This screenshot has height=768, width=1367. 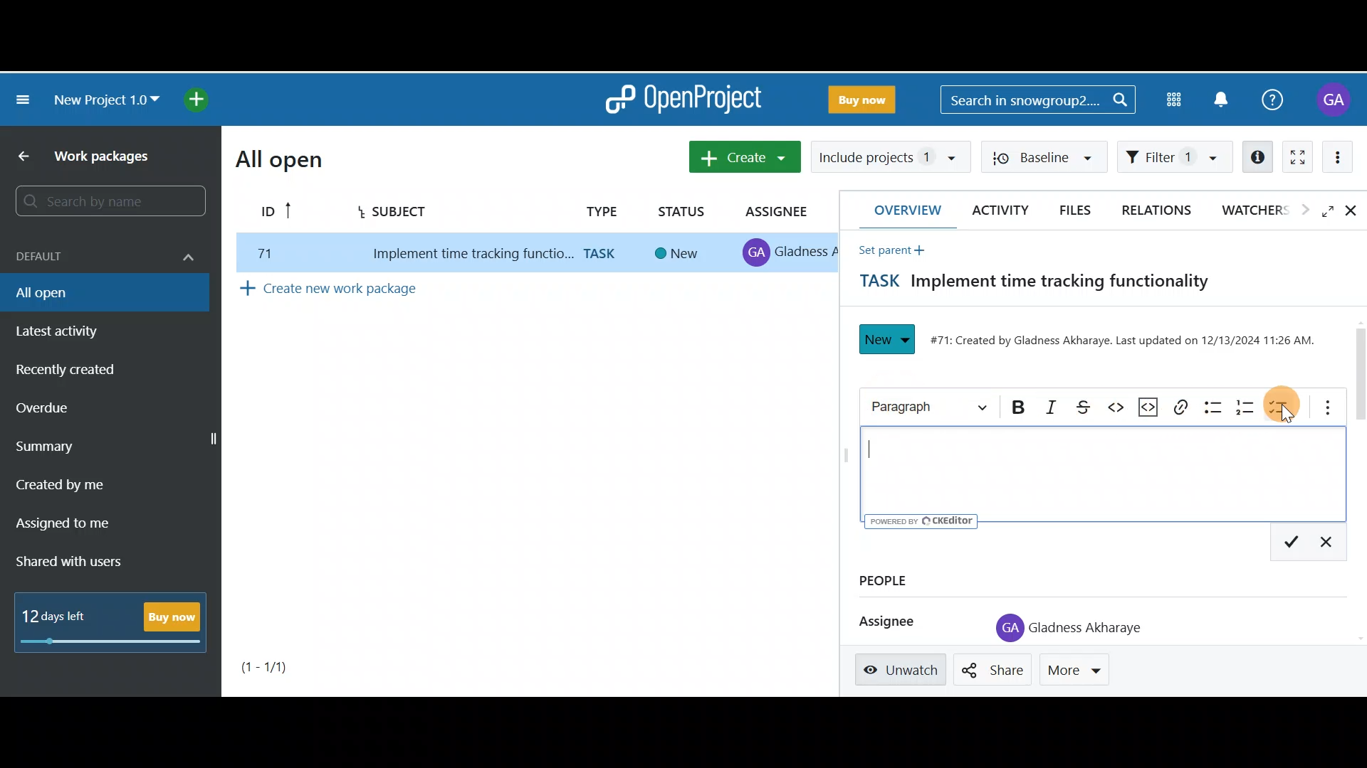 What do you see at coordinates (80, 479) in the screenshot?
I see `Created by me` at bounding box center [80, 479].